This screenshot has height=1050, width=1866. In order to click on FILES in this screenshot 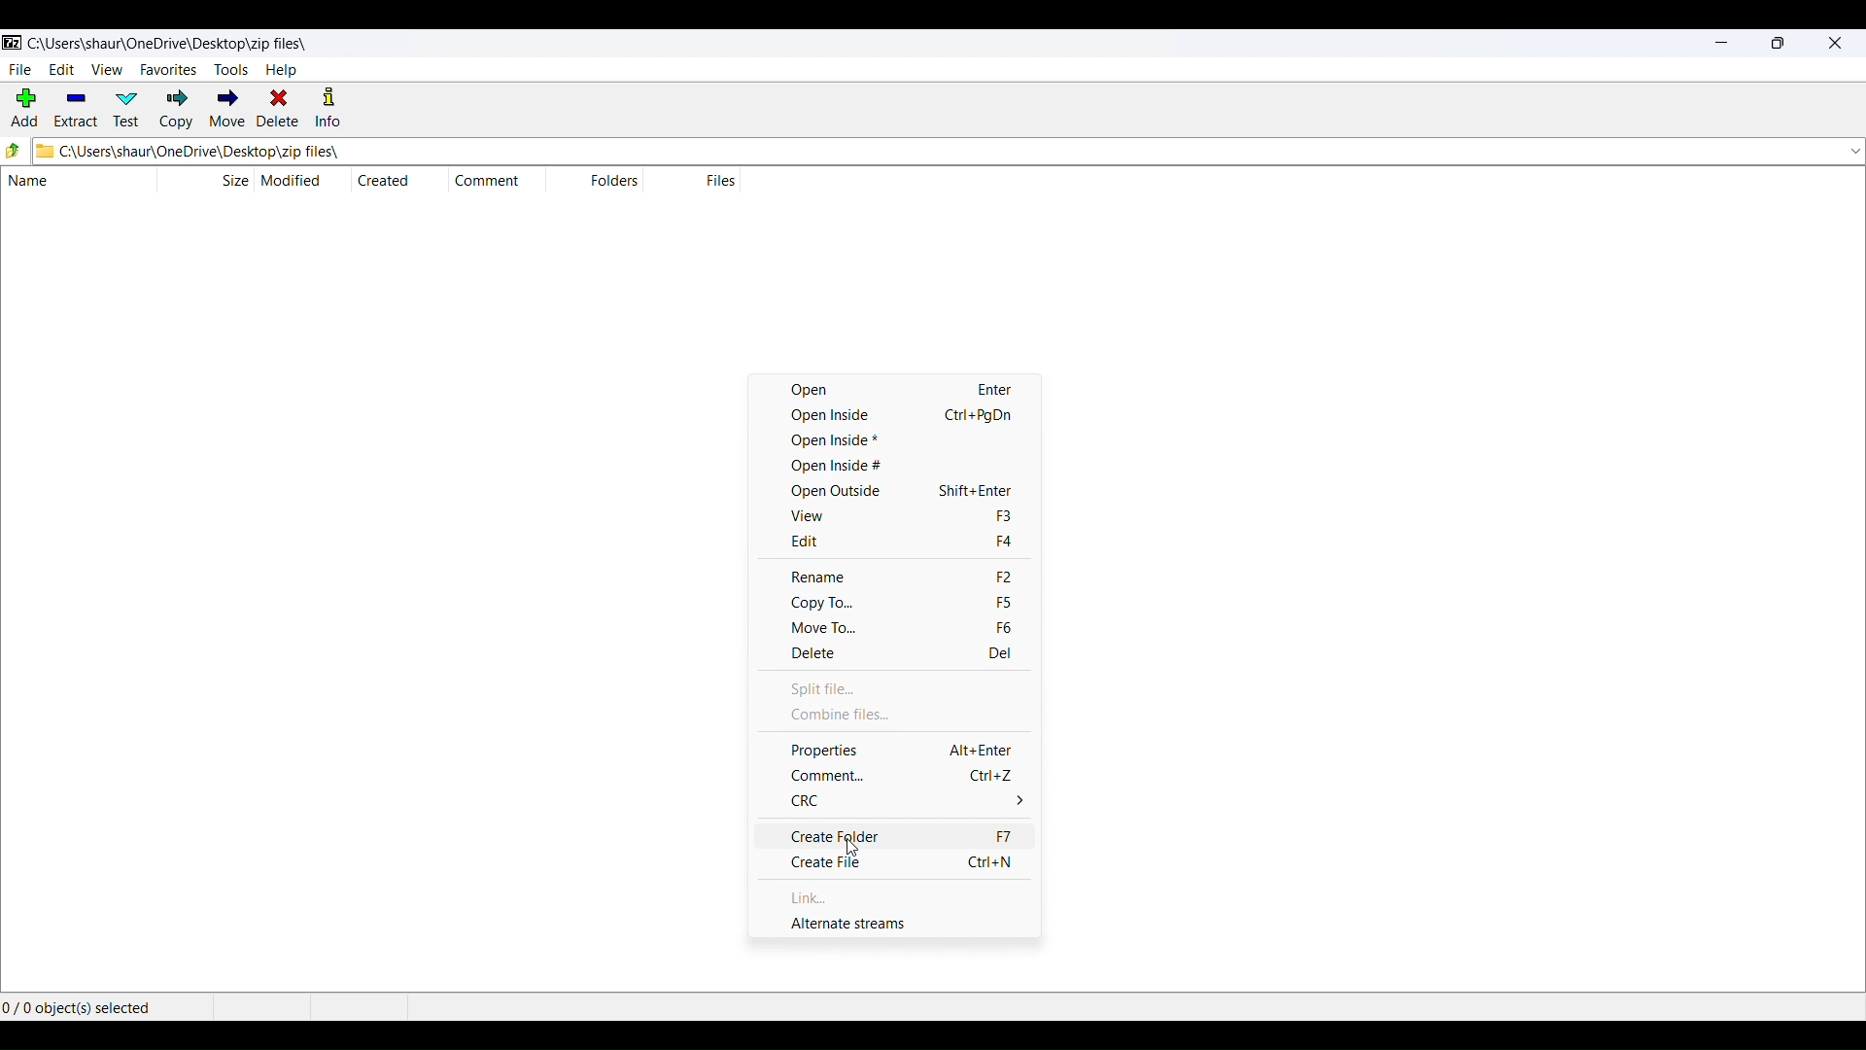, I will do `click(719, 180)`.